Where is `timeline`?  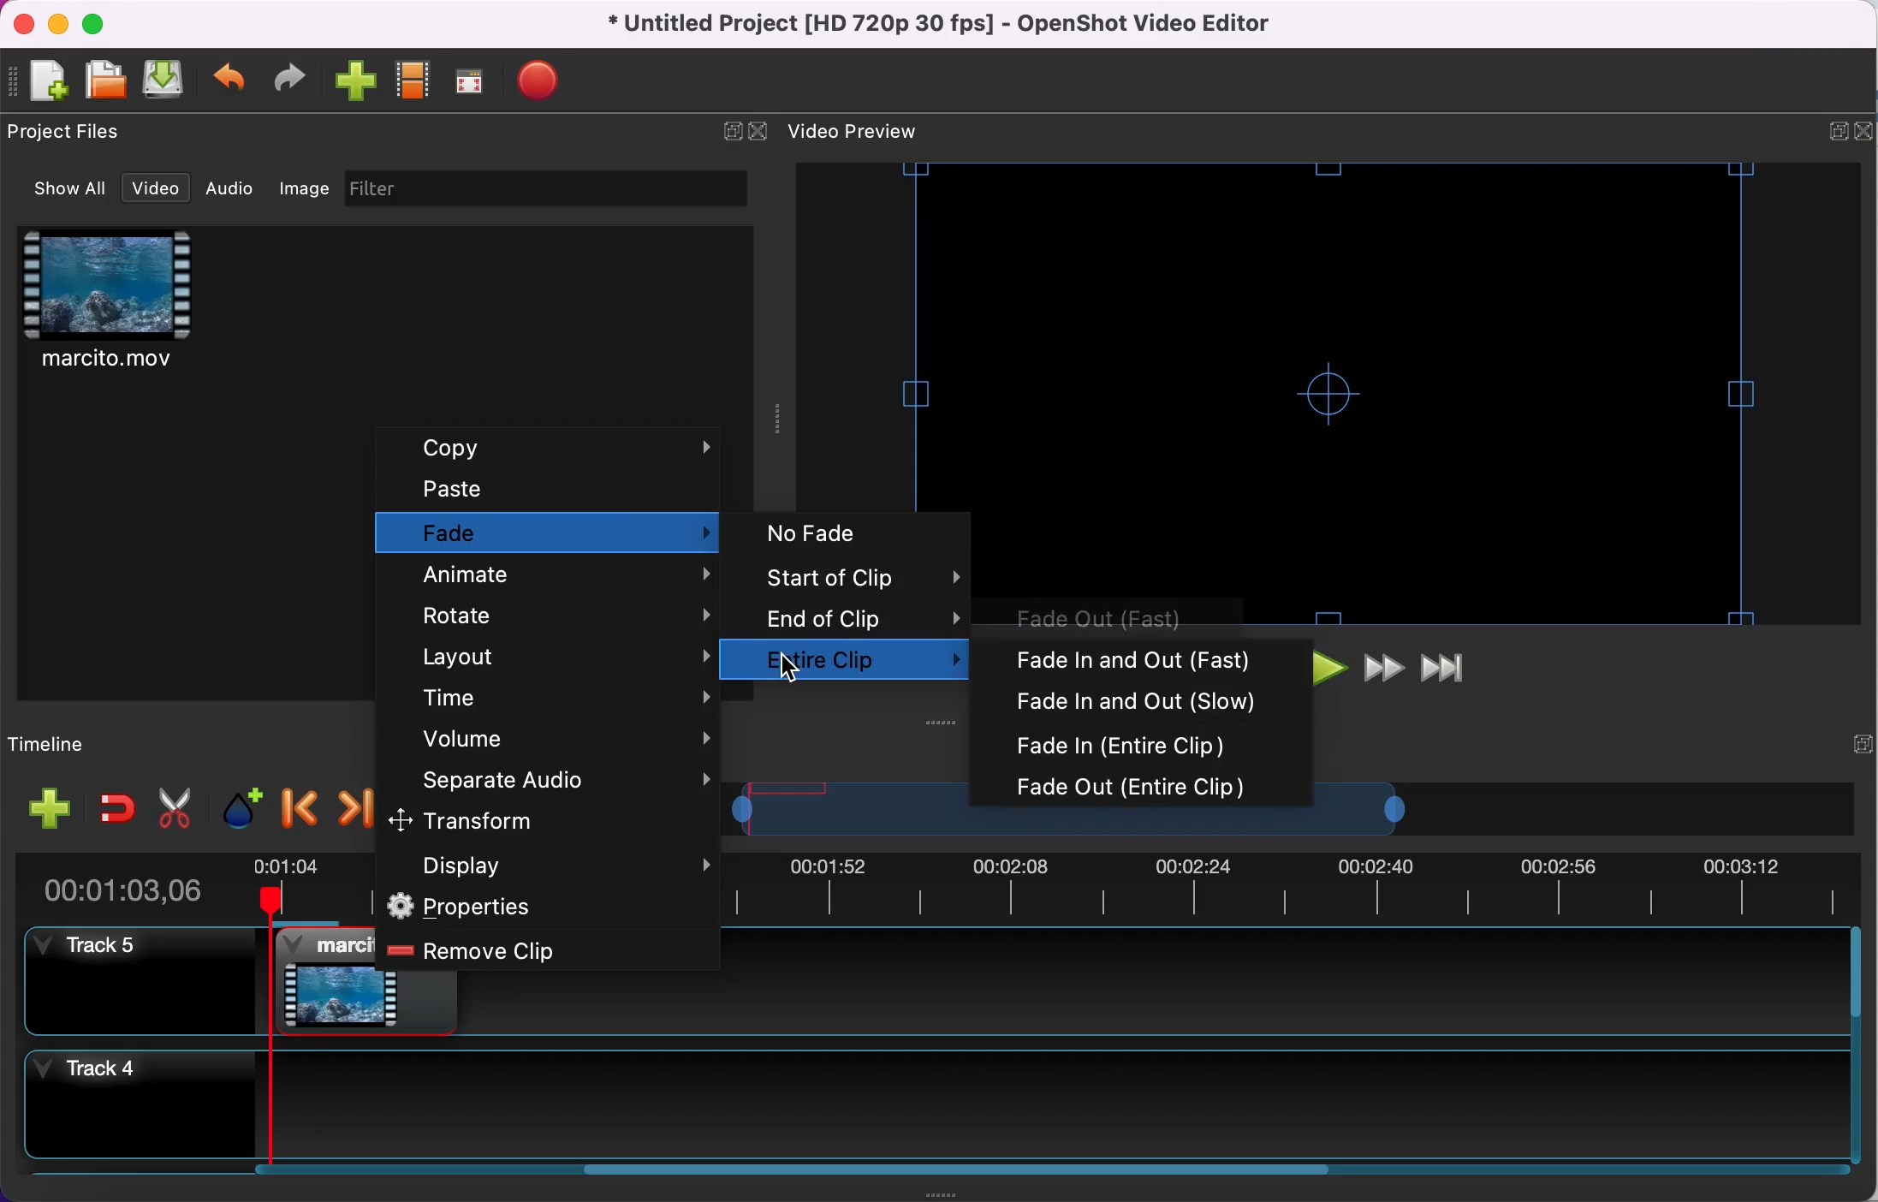
timeline is located at coordinates (1031, 1103).